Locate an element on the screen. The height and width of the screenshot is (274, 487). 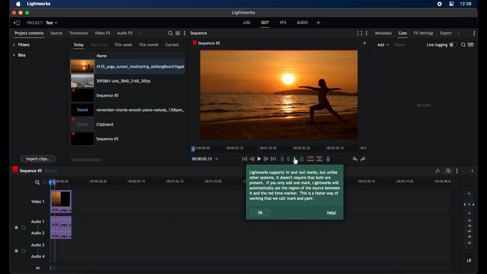
yesterday is located at coordinates (99, 45).